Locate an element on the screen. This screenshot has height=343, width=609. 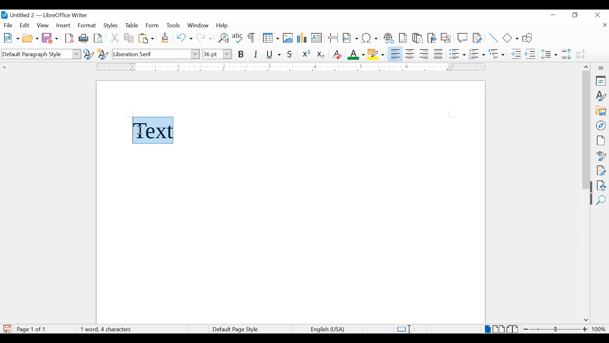
format is located at coordinates (87, 26).